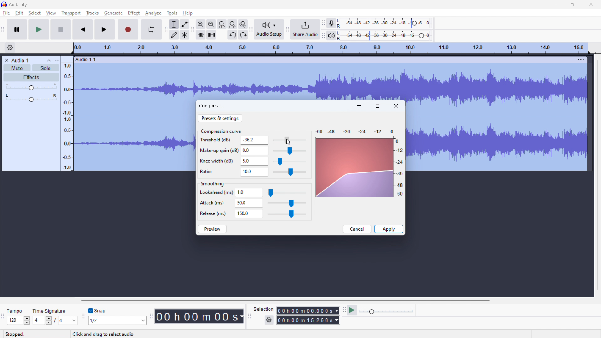  I want to click on 150.0, so click(249, 214).